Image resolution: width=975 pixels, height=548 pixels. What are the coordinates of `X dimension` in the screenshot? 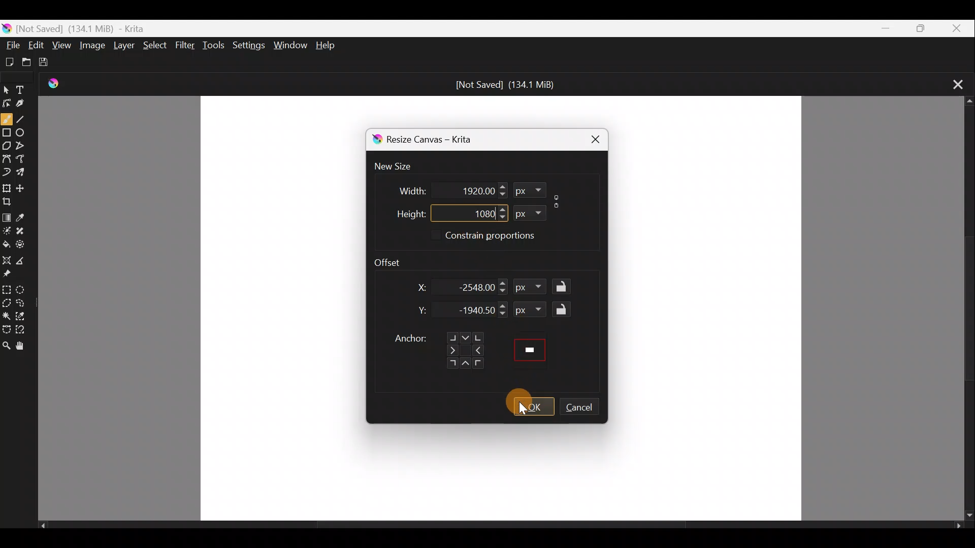 It's located at (415, 287).